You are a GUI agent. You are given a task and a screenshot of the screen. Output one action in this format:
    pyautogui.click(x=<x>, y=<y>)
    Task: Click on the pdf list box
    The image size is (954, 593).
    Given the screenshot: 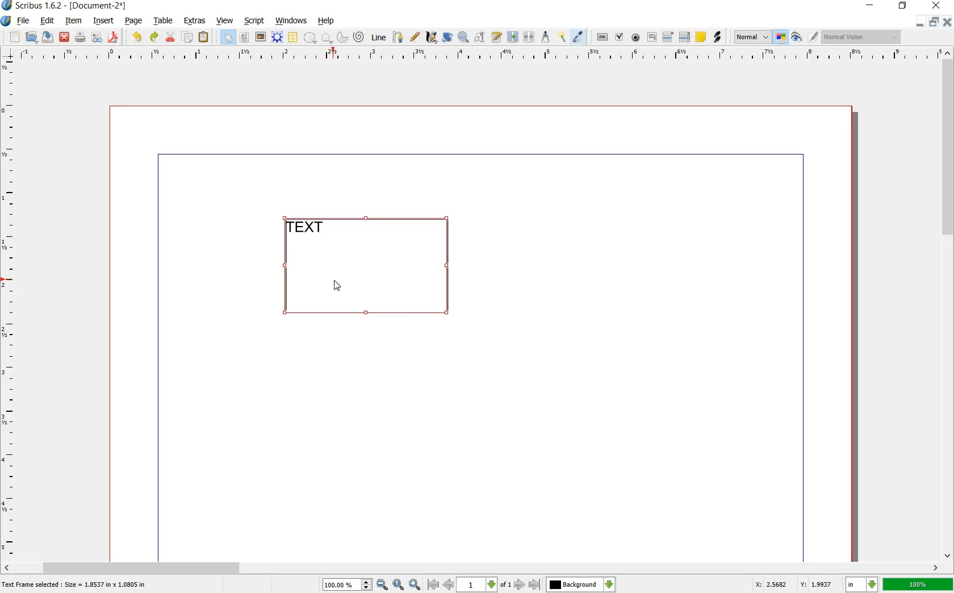 What is the action you would take?
    pyautogui.click(x=684, y=36)
    